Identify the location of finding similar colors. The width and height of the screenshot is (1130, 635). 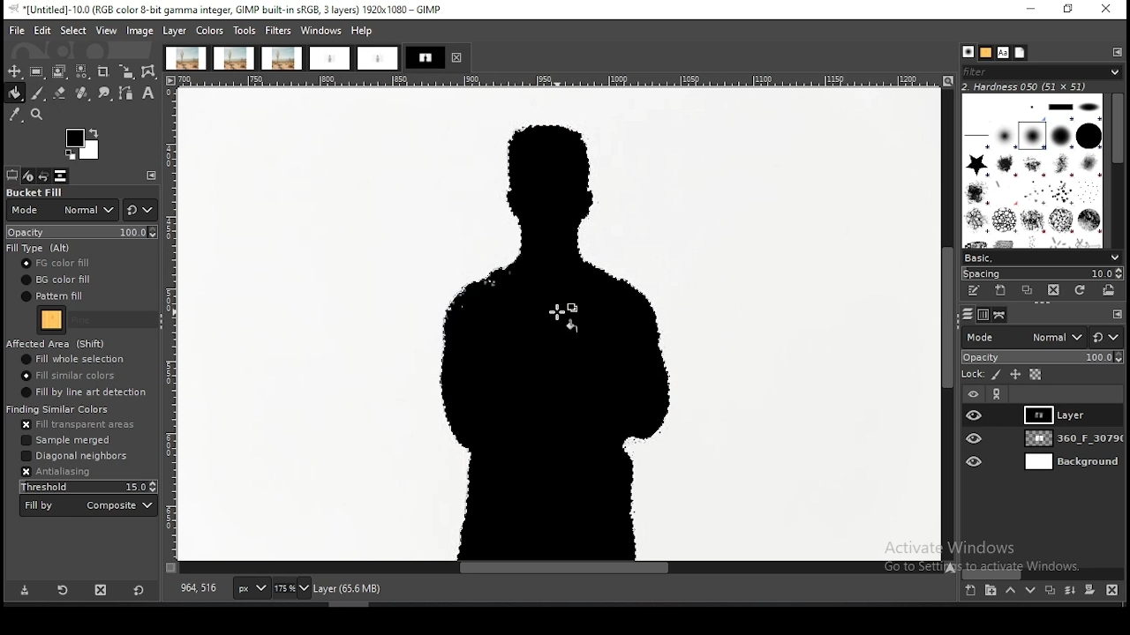
(59, 408).